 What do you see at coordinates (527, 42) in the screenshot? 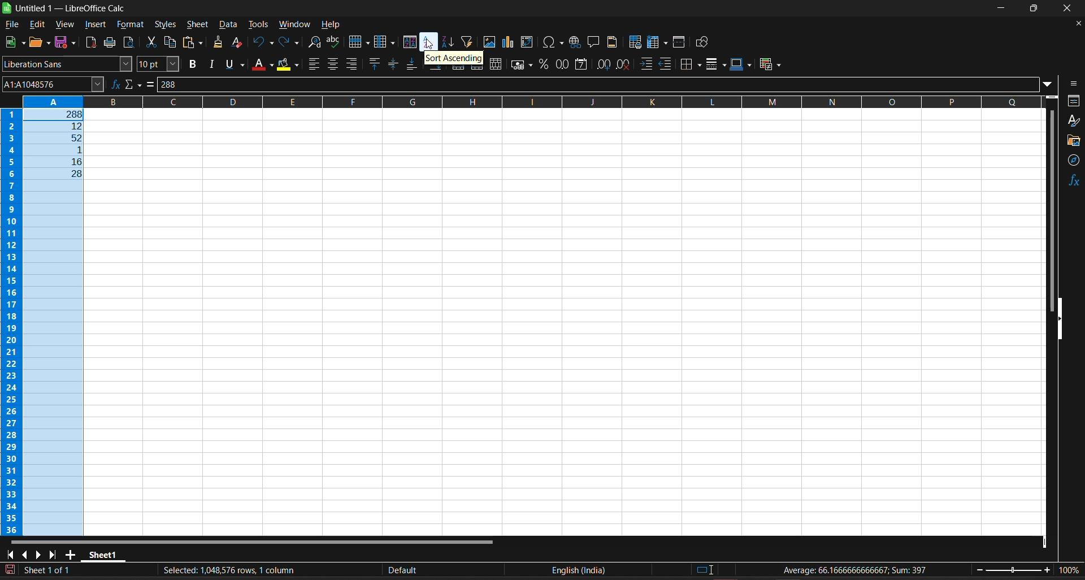
I see `insert or edit pivot table` at bounding box center [527, 42].